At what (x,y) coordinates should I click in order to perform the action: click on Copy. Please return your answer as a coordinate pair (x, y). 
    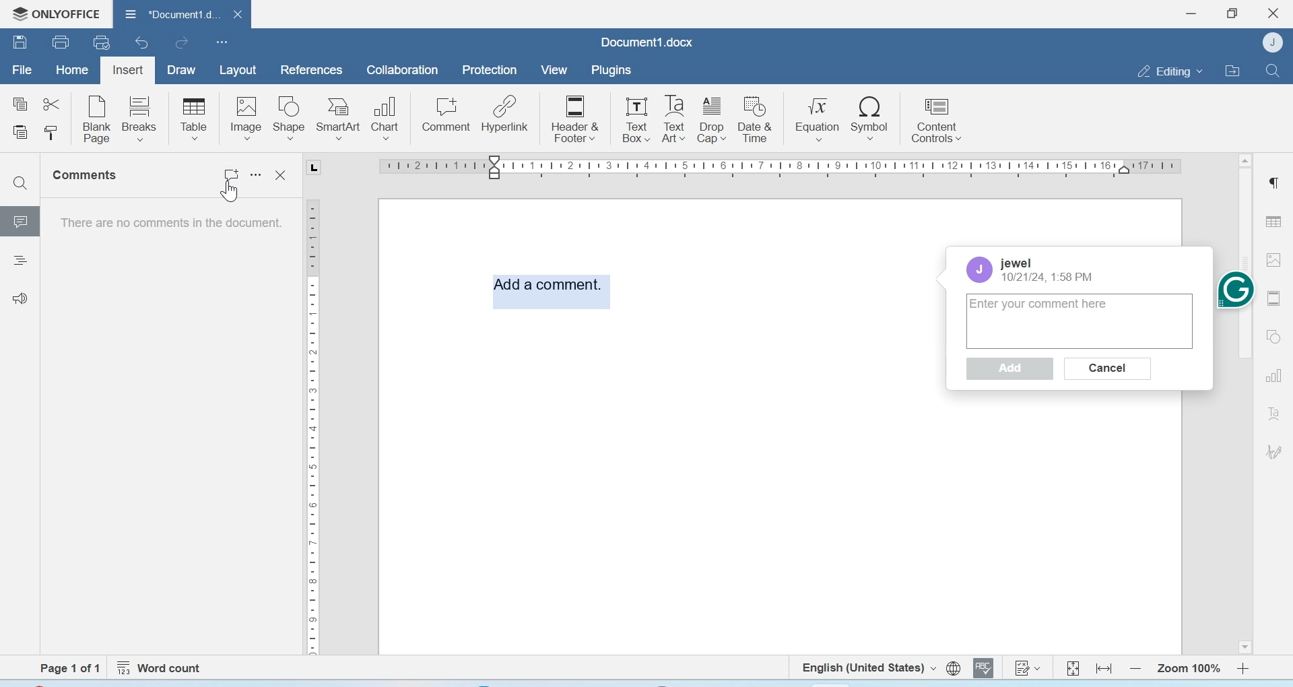
    Looking at the image, I should click on (21, 104).